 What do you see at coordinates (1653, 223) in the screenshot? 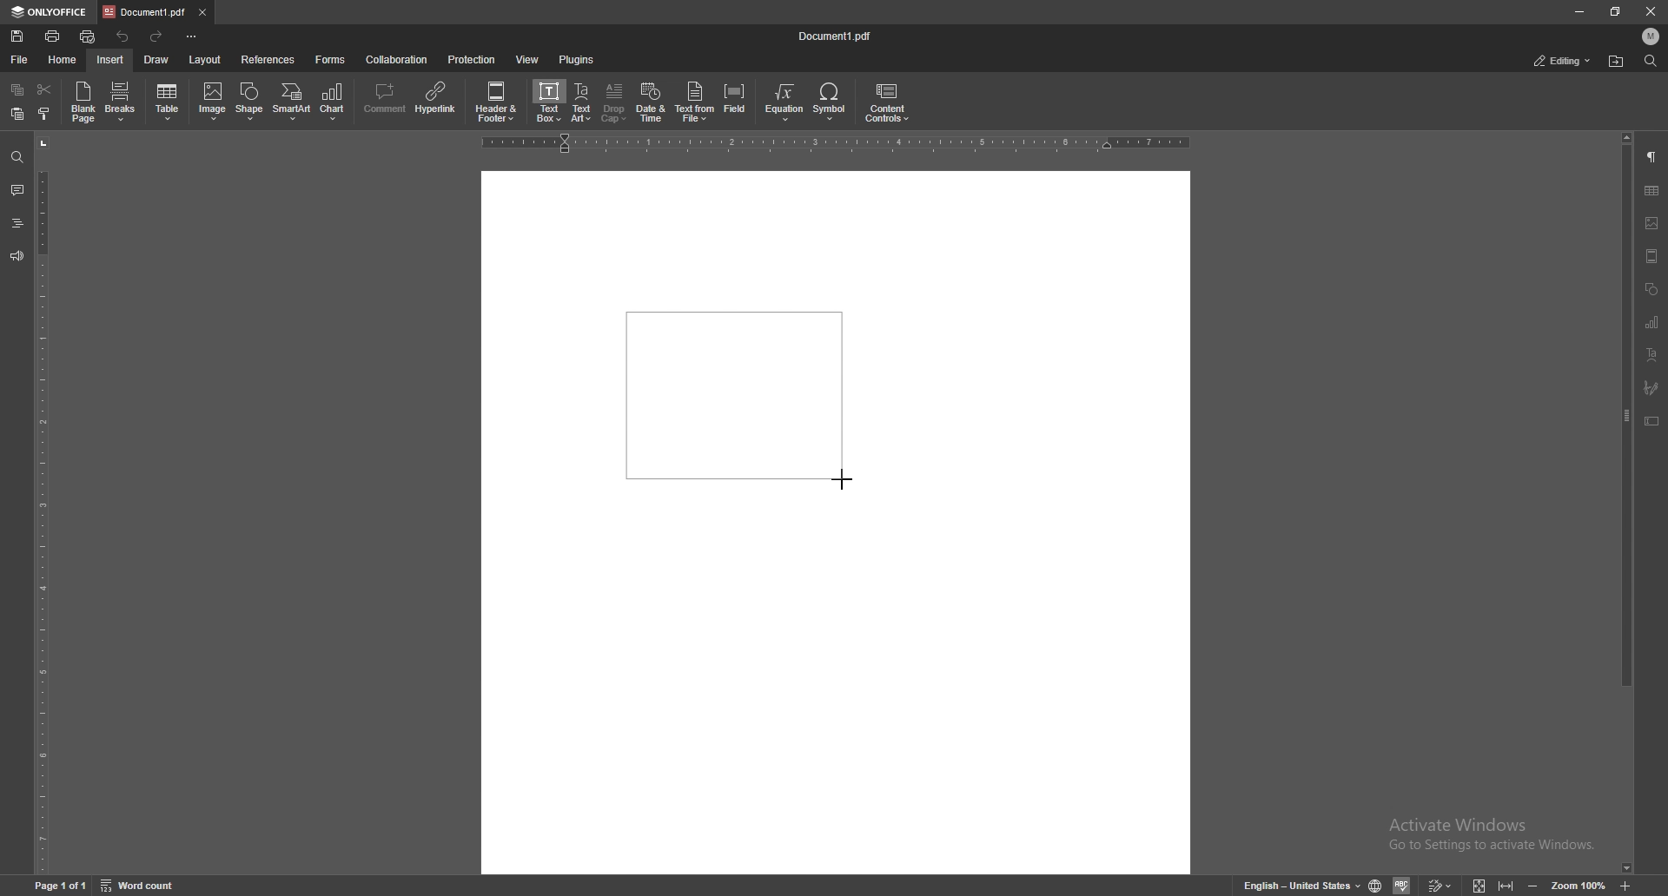
I see `image` at bounding box center [1653, 223].